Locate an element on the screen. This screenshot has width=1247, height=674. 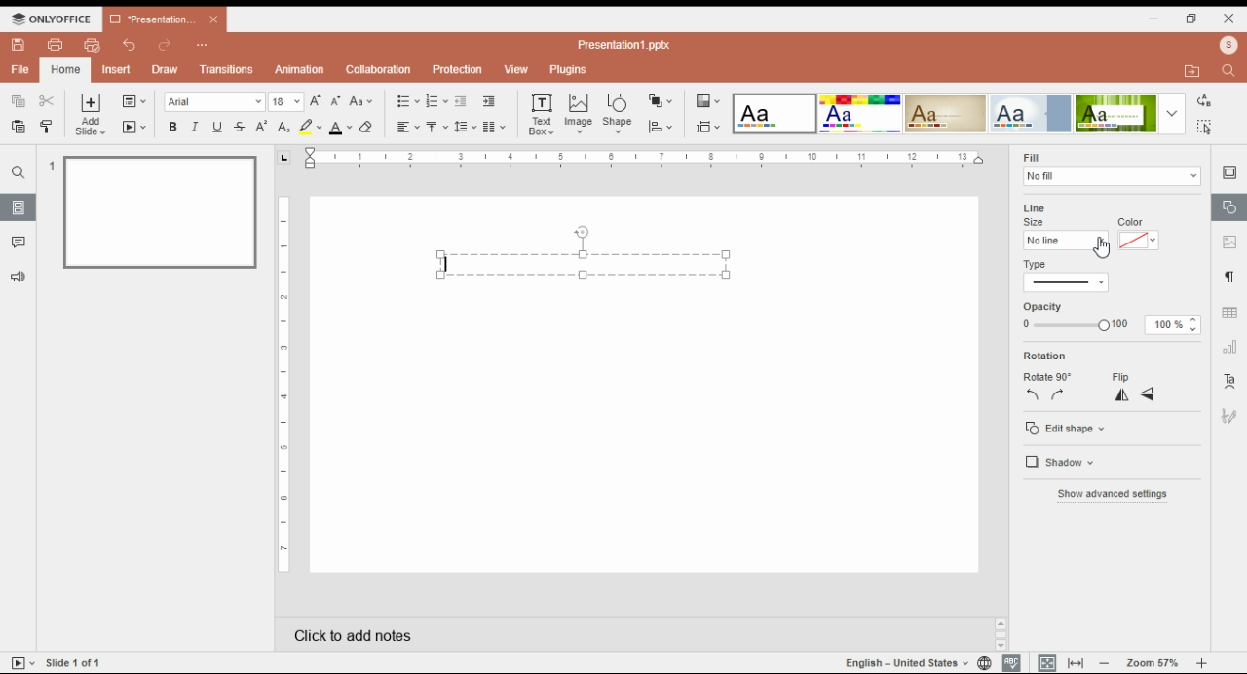
fill selector is located at coordinates (1113, 176).